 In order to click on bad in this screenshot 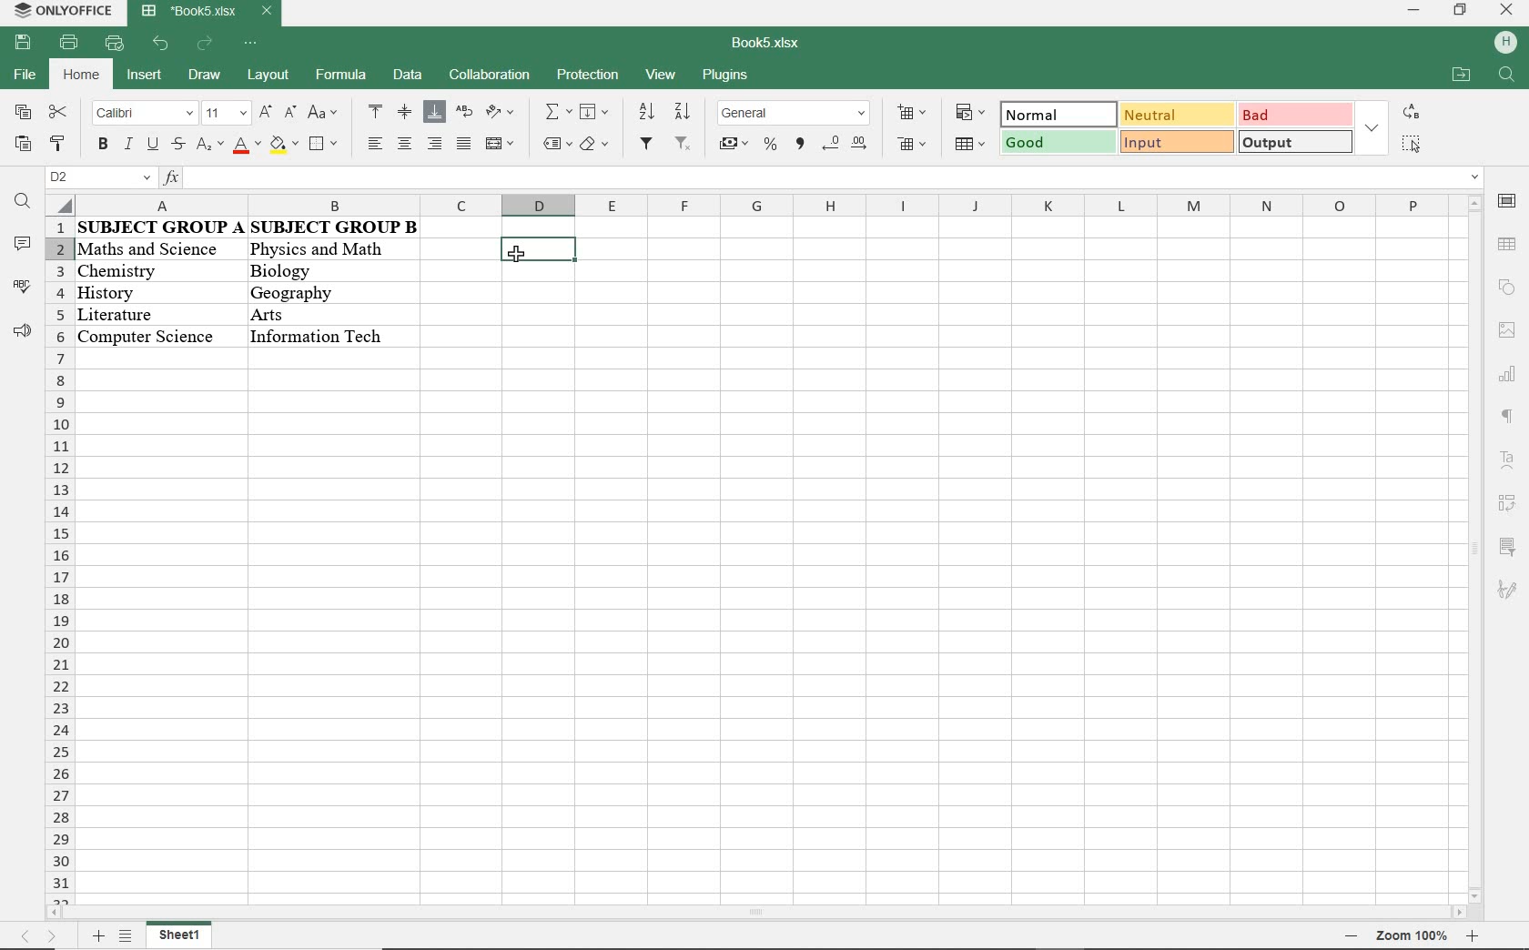, I will do `click(1295, 114)`.